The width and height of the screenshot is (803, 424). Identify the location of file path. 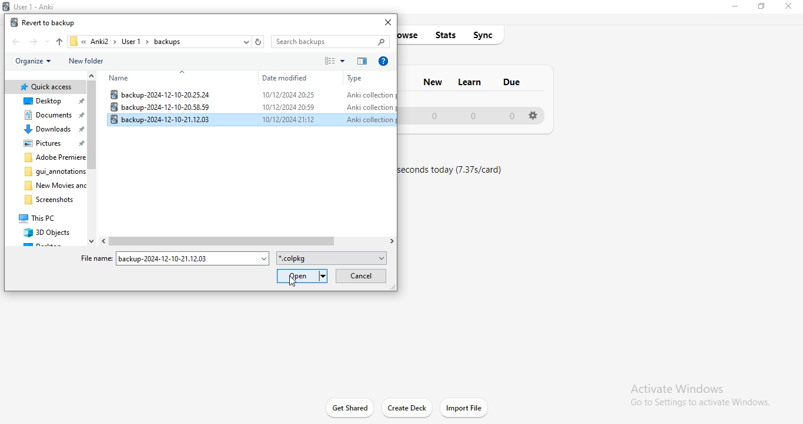
(165, 41).